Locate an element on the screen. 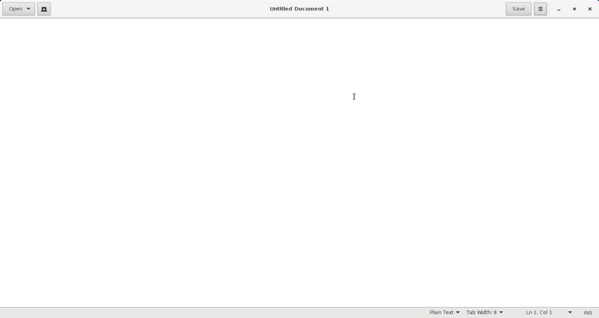 This screenshot has height=318, width=599. Close is located at coordinates (590, 9).